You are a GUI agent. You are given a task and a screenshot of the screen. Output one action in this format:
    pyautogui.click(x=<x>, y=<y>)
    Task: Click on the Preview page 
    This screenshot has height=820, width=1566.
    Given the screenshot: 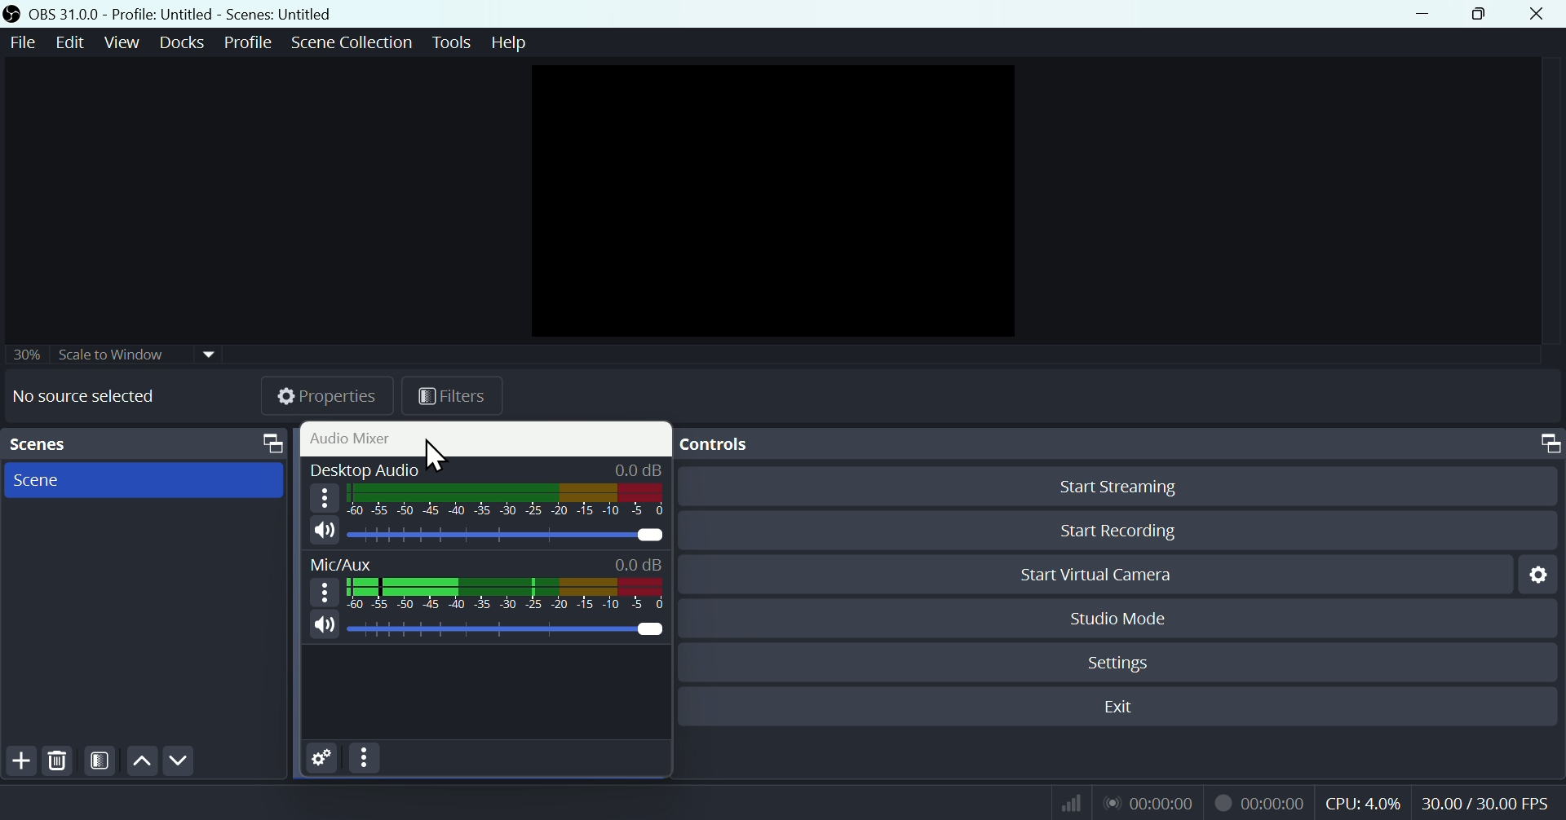 What is the action you would take?
    pyautogui.click(x=768, y=196)
    